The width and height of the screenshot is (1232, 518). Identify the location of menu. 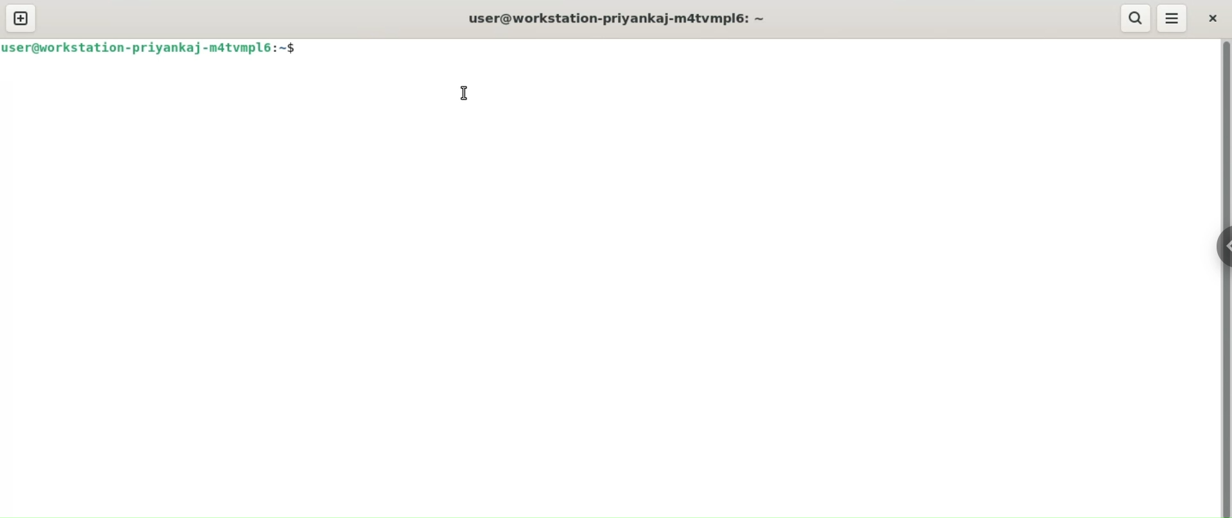
(1173, 19).